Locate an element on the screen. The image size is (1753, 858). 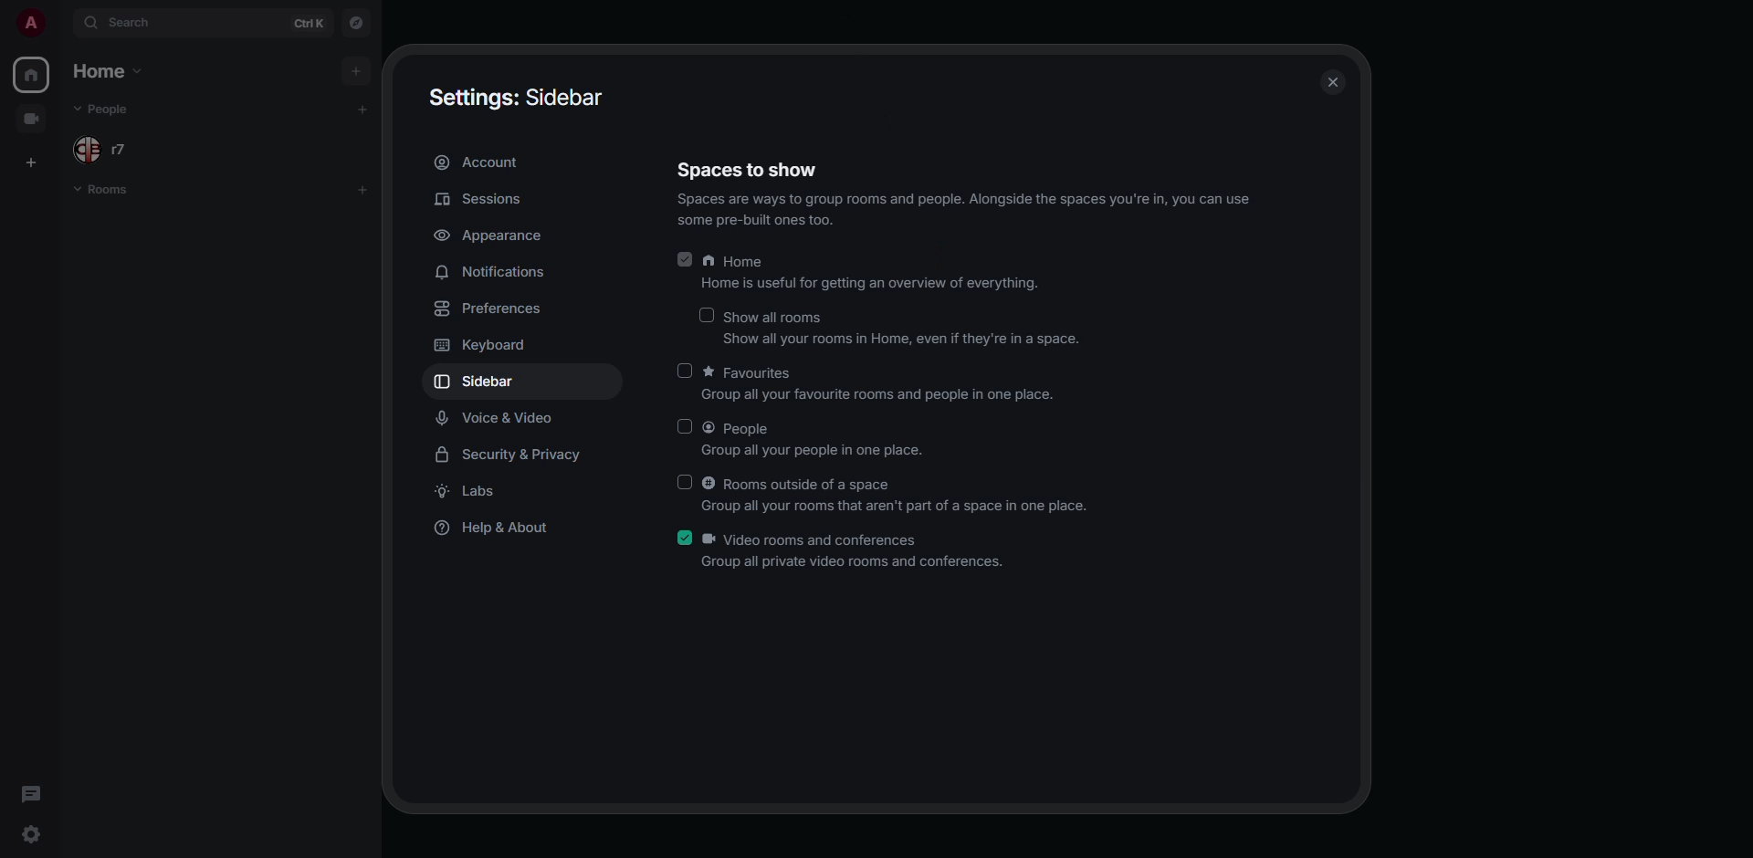
close is located at coordinates (1329, 80).